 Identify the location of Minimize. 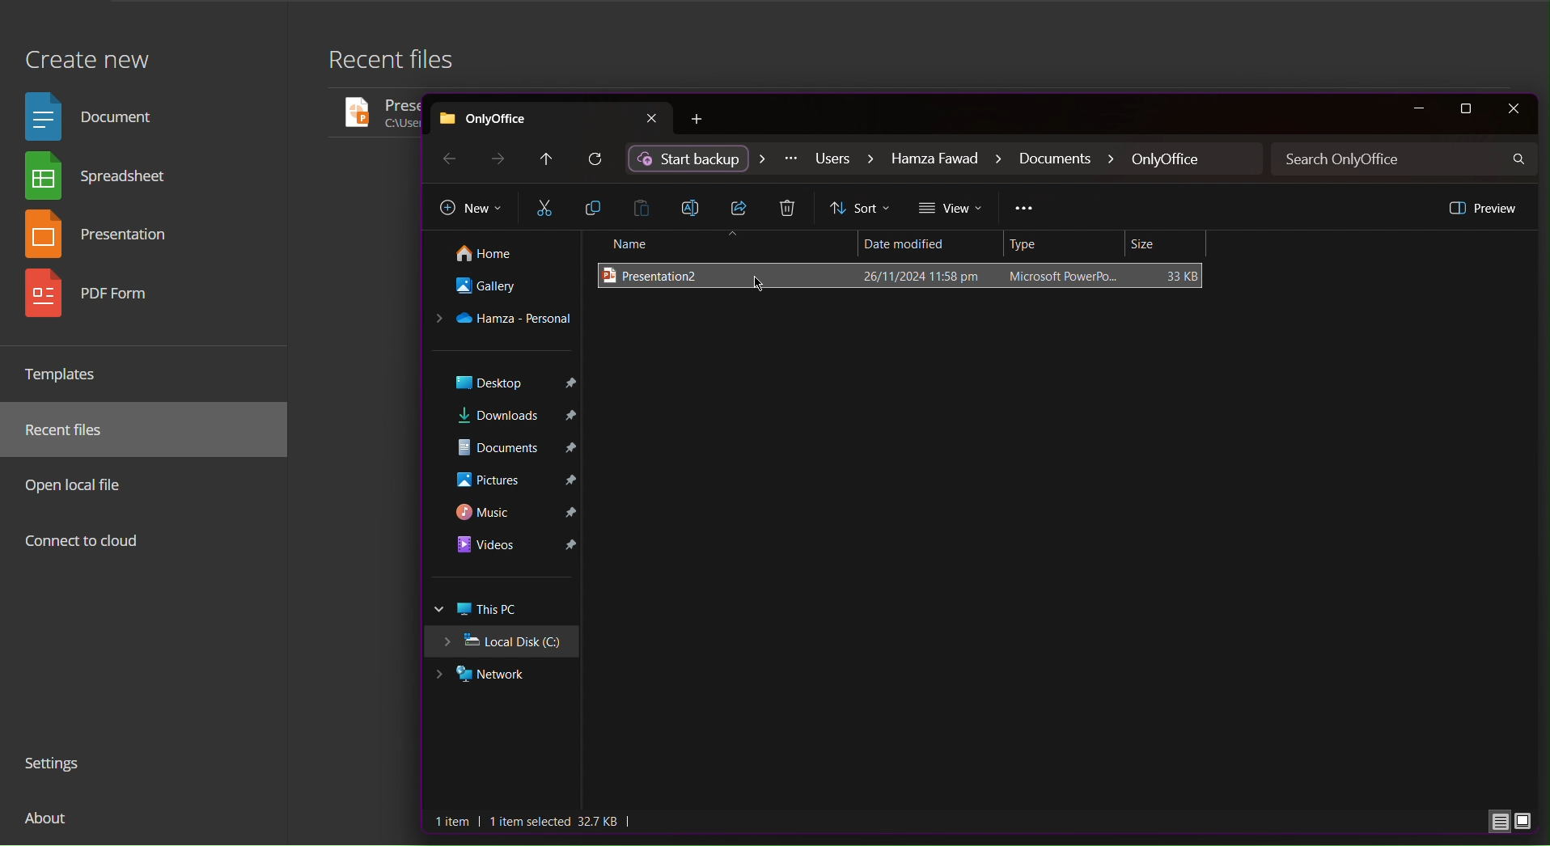
(1417, 109).